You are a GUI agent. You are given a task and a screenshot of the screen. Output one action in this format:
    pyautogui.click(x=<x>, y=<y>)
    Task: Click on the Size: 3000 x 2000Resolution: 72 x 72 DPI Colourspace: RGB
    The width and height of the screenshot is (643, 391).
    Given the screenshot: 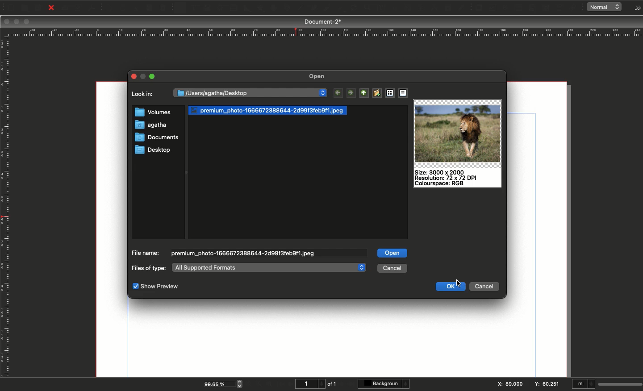 What is the action you would take?
    pyautogui.click(x=450, y=178)
    